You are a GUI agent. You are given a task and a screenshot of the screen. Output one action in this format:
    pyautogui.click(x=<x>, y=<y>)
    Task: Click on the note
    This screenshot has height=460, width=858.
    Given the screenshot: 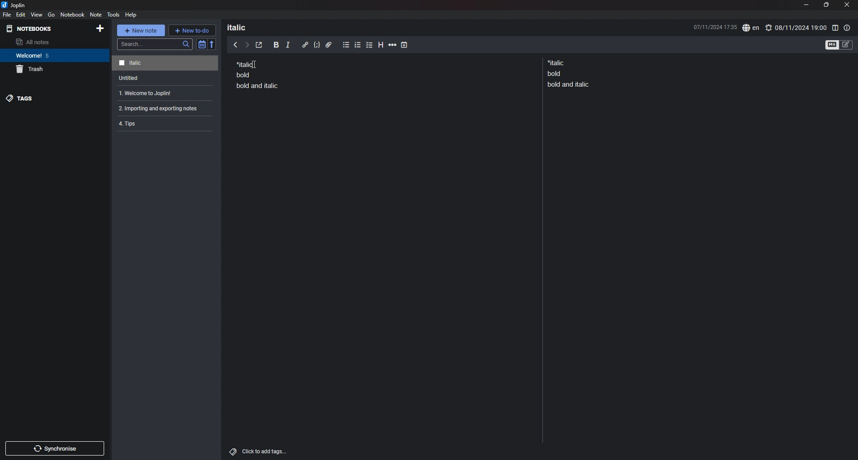 What is the action you would take?
    pyautogui.click(x=95, y=14)
    